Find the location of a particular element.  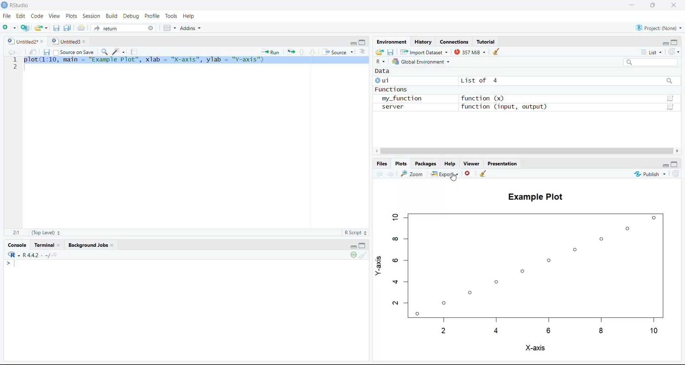

Searchbar is located at coordinates (669, 81).